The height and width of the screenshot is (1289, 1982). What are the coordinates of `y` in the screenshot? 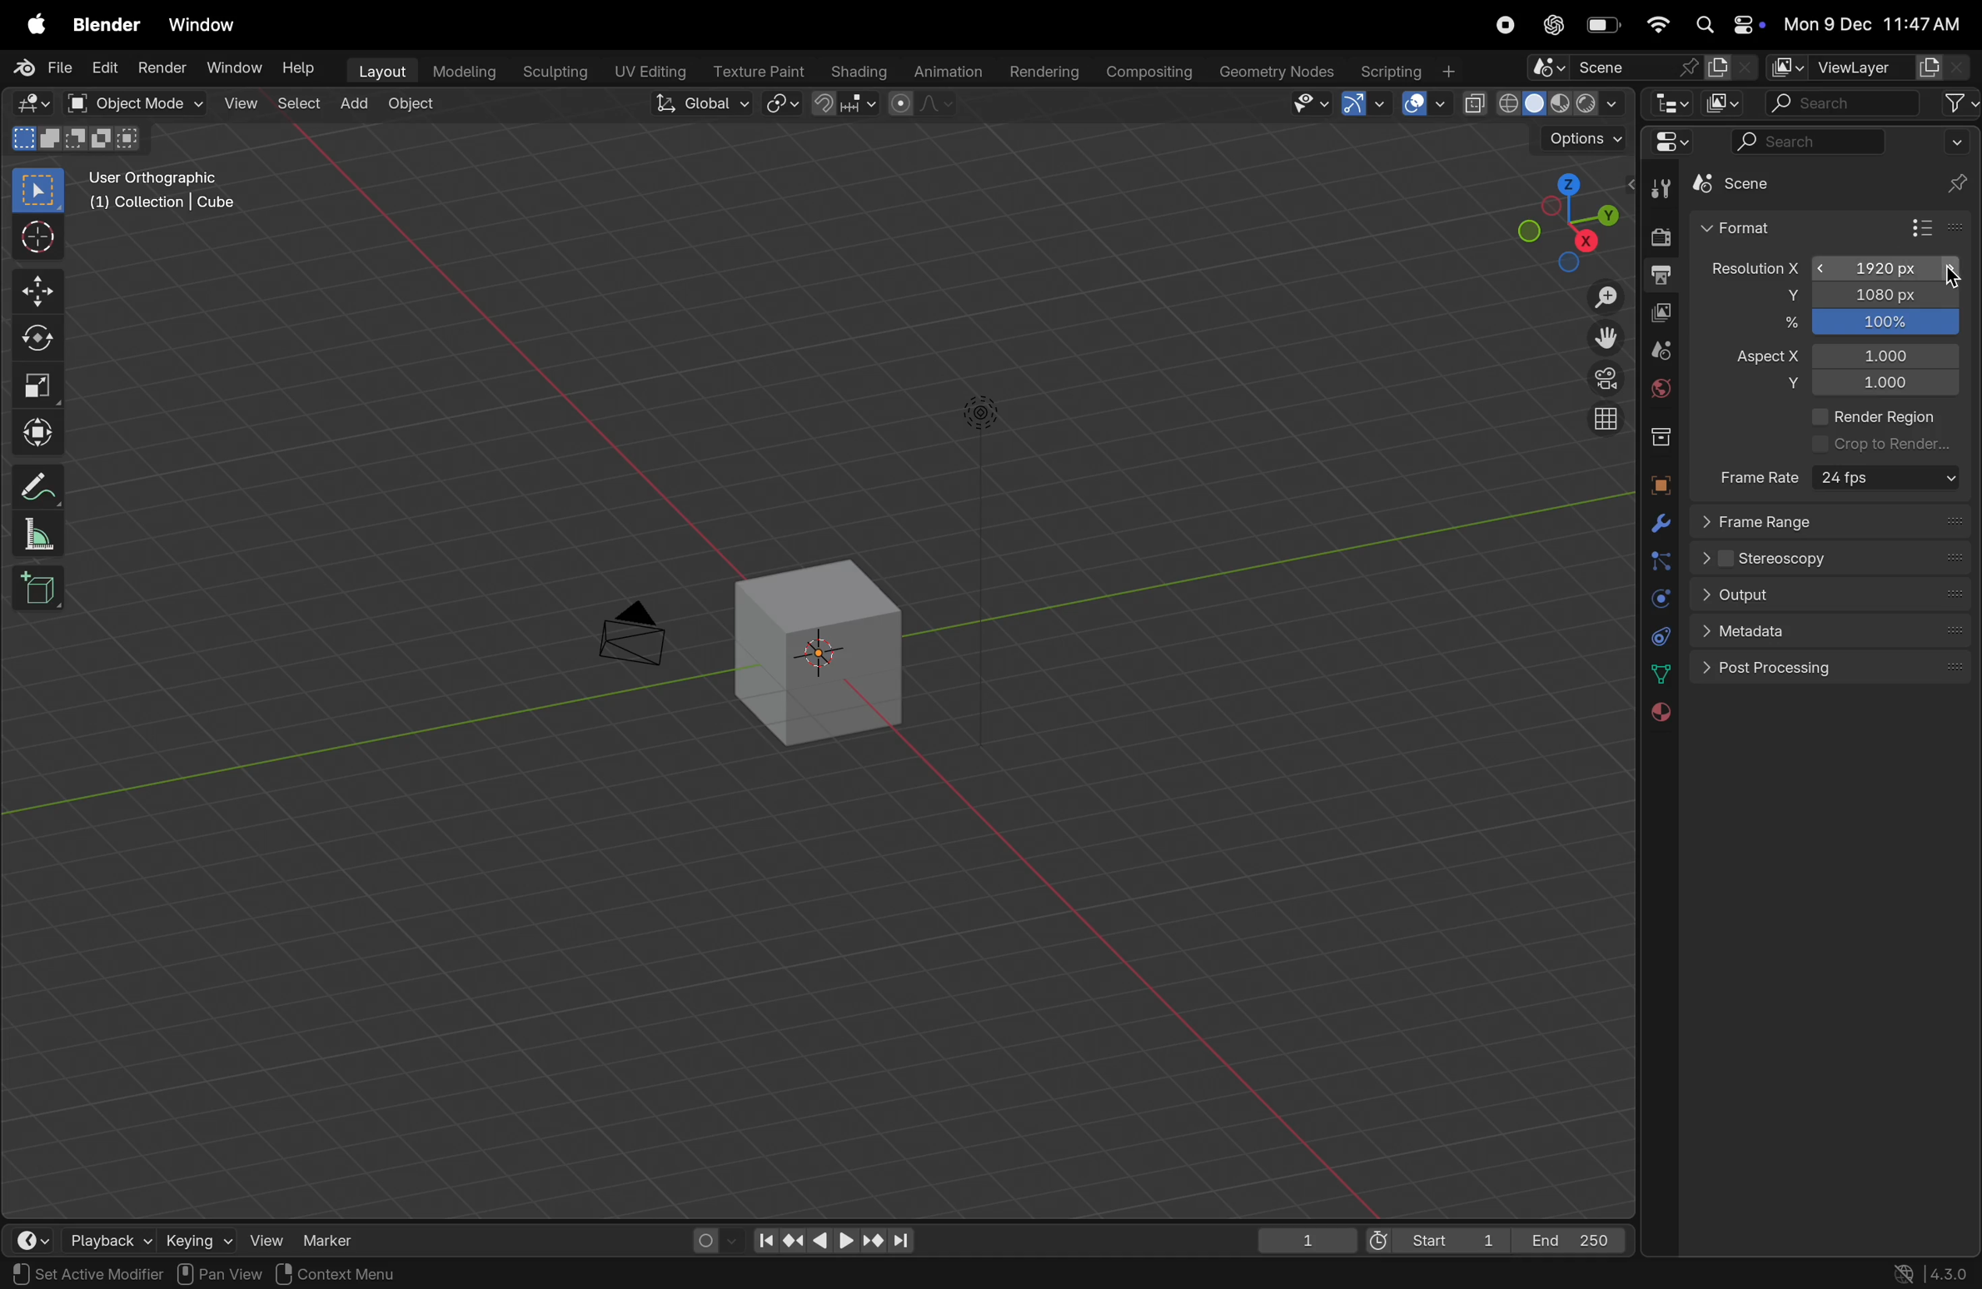 It's located at (1782, 296).